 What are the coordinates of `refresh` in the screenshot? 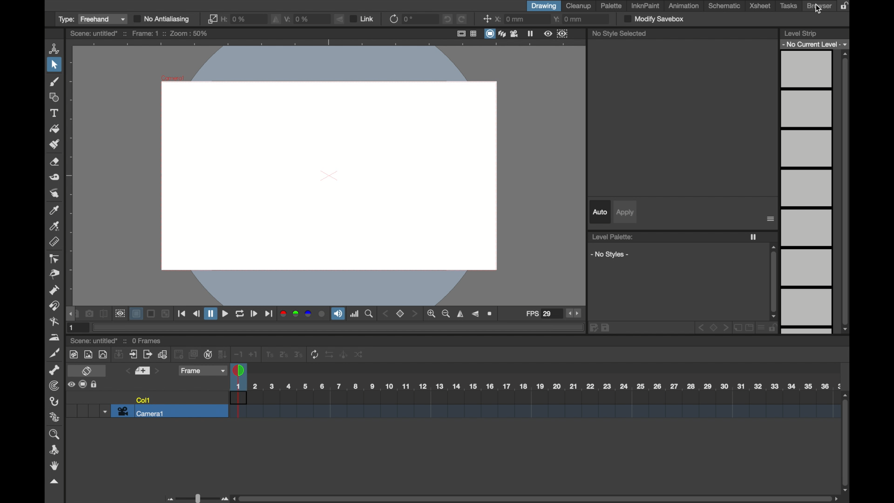 It's located at (393, 20).